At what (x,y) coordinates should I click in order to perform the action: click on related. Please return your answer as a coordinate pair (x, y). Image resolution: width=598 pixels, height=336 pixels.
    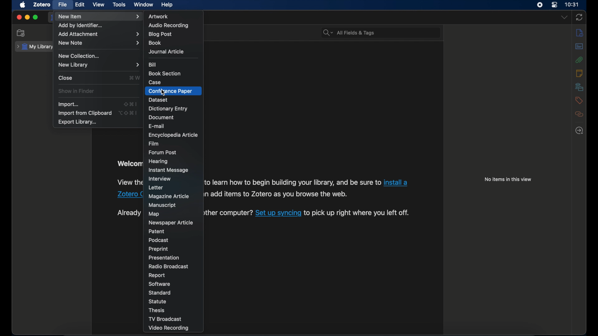
    Looking at the image, I should click on (579, 114).